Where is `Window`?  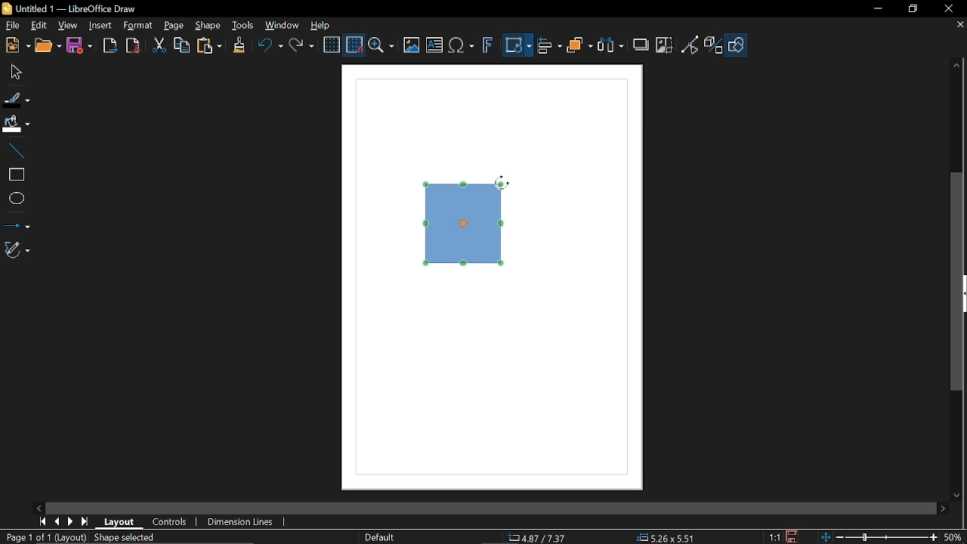
Window is located at coordinates (283, 25).